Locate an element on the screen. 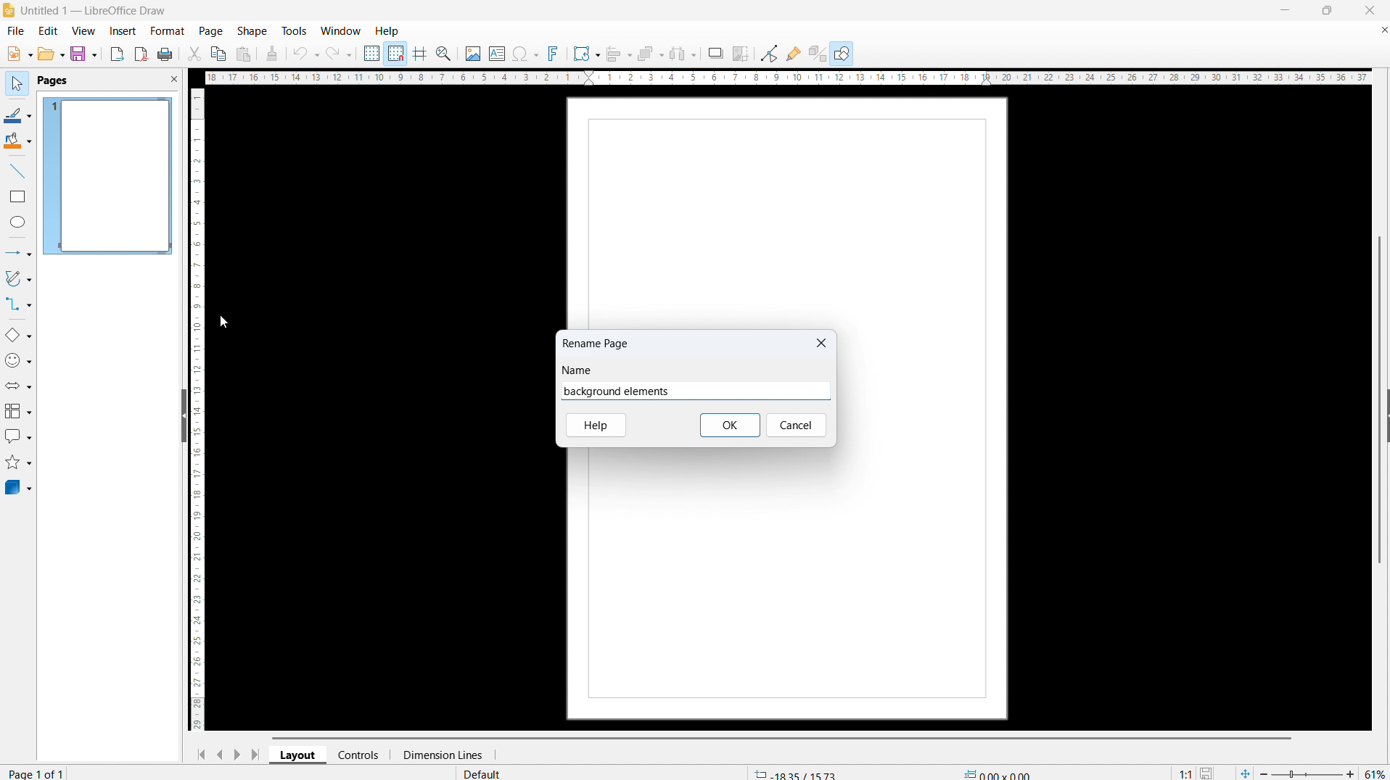 Image resolution: width=1390 pixels, height=780 pixels. Horizontal ruler  is located at coordinates (786, 77).